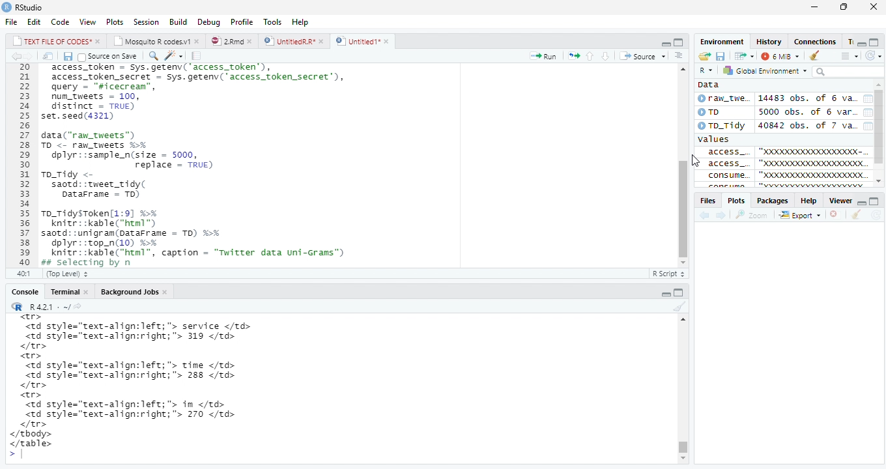 The height and width of the screenshot is (469, 886). Describe the element at coordinates (876, 8) in the screenshot. I see `close` at that location.